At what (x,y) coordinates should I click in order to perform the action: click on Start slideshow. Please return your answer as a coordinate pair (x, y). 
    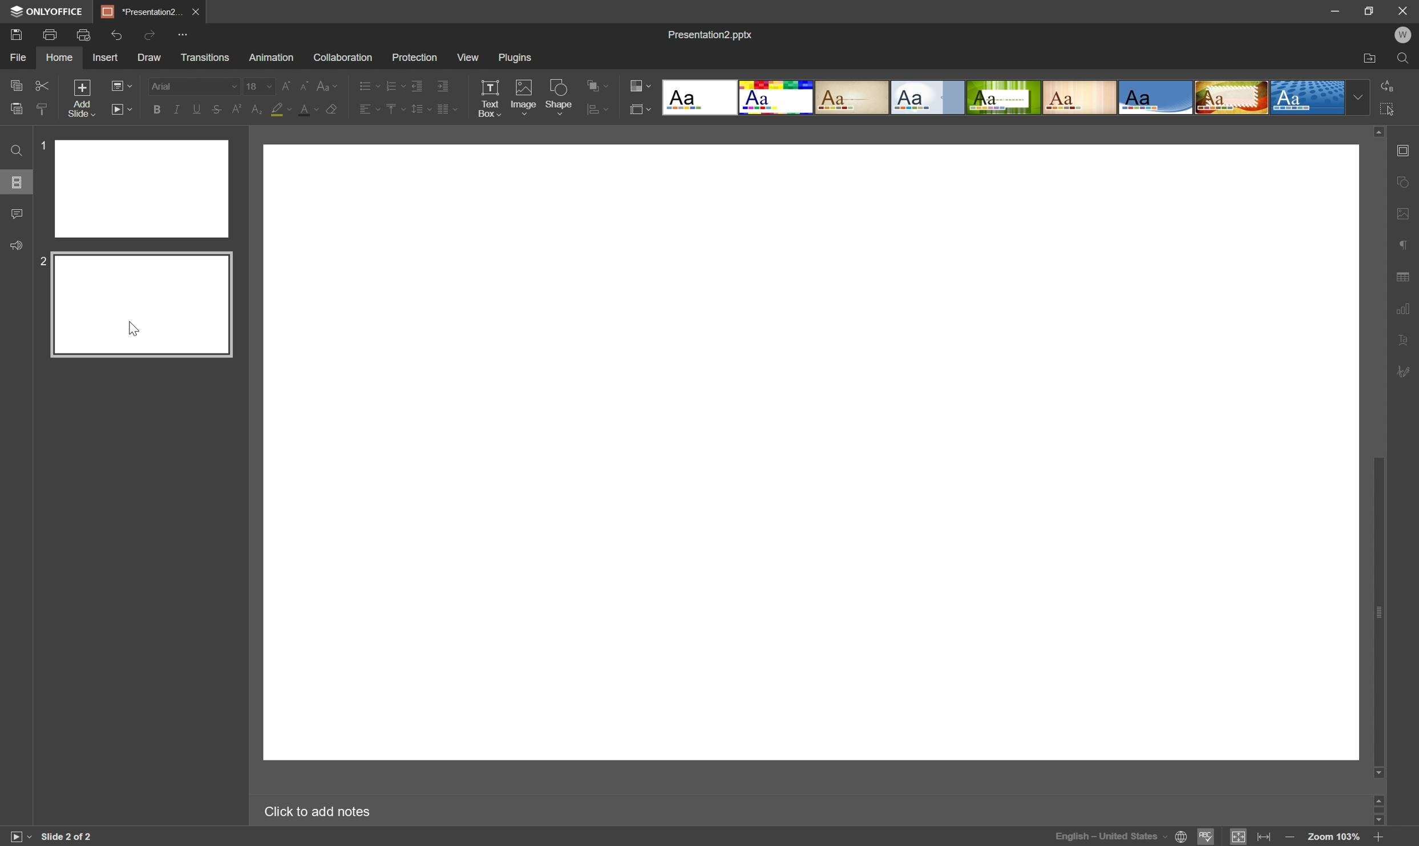
    Looking at the image, I should click on (121, 109).